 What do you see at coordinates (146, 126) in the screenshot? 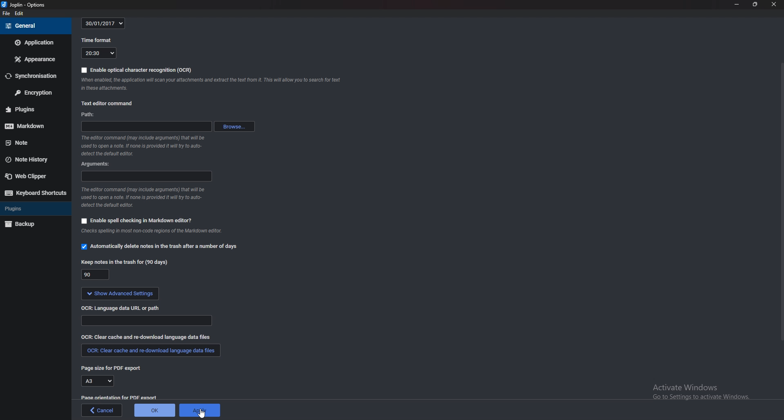
I see `path` at bounding box center [146, 126].